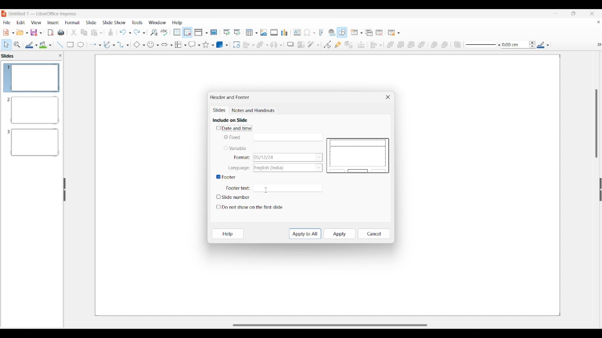  What do you see at coordinates (411, 44) in the screenshot?
I see `Send backward` at bounding box center [411, 44].